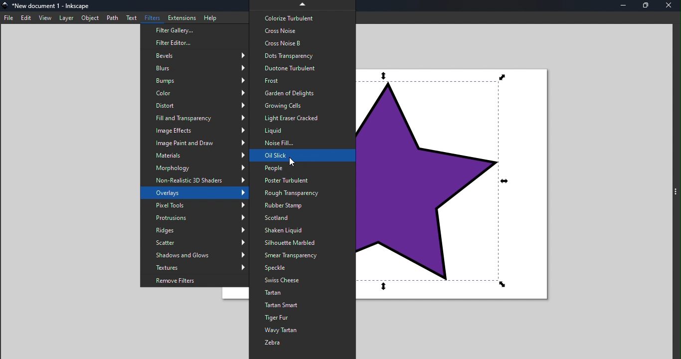 Image resolution: width=681 pixels, height=359 pixels. What do you see at coordinates (302, 43) in the screenshot?
I see `Cross Noise B` at bounding box center [302, 43].